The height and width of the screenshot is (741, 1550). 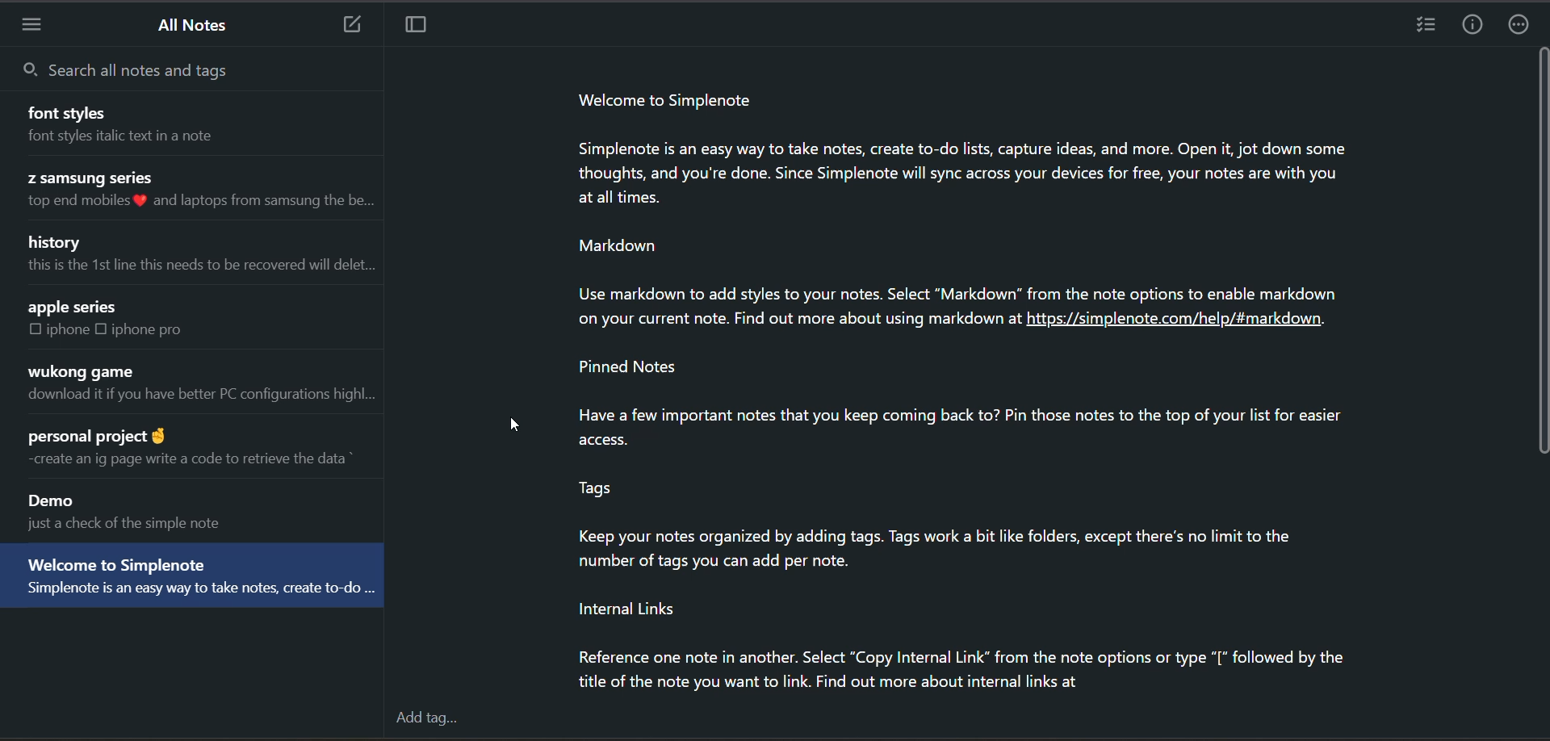 What do you see at coordinates (194, 595) in the screenshot?
I see `Simplenote is an easy way to take notes, create to-do ...` at bounding box center [194, 595].